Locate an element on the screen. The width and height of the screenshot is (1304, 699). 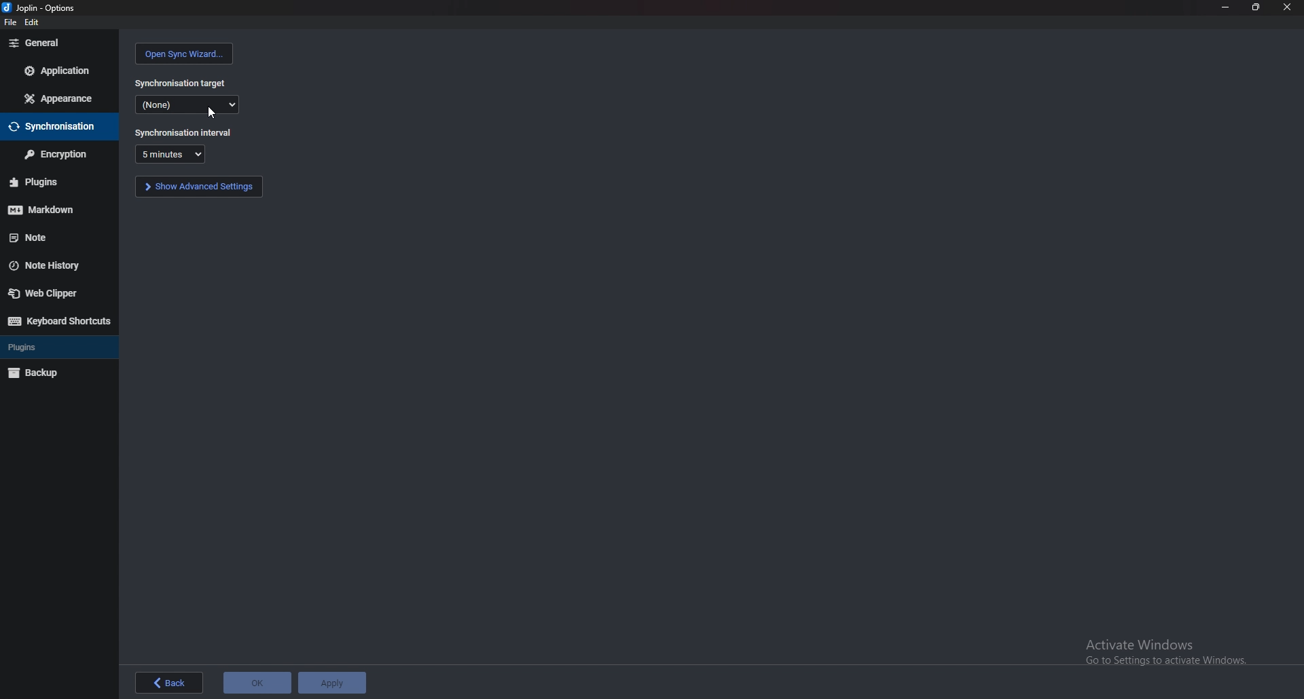
ok is located at coordinates (257, 683).